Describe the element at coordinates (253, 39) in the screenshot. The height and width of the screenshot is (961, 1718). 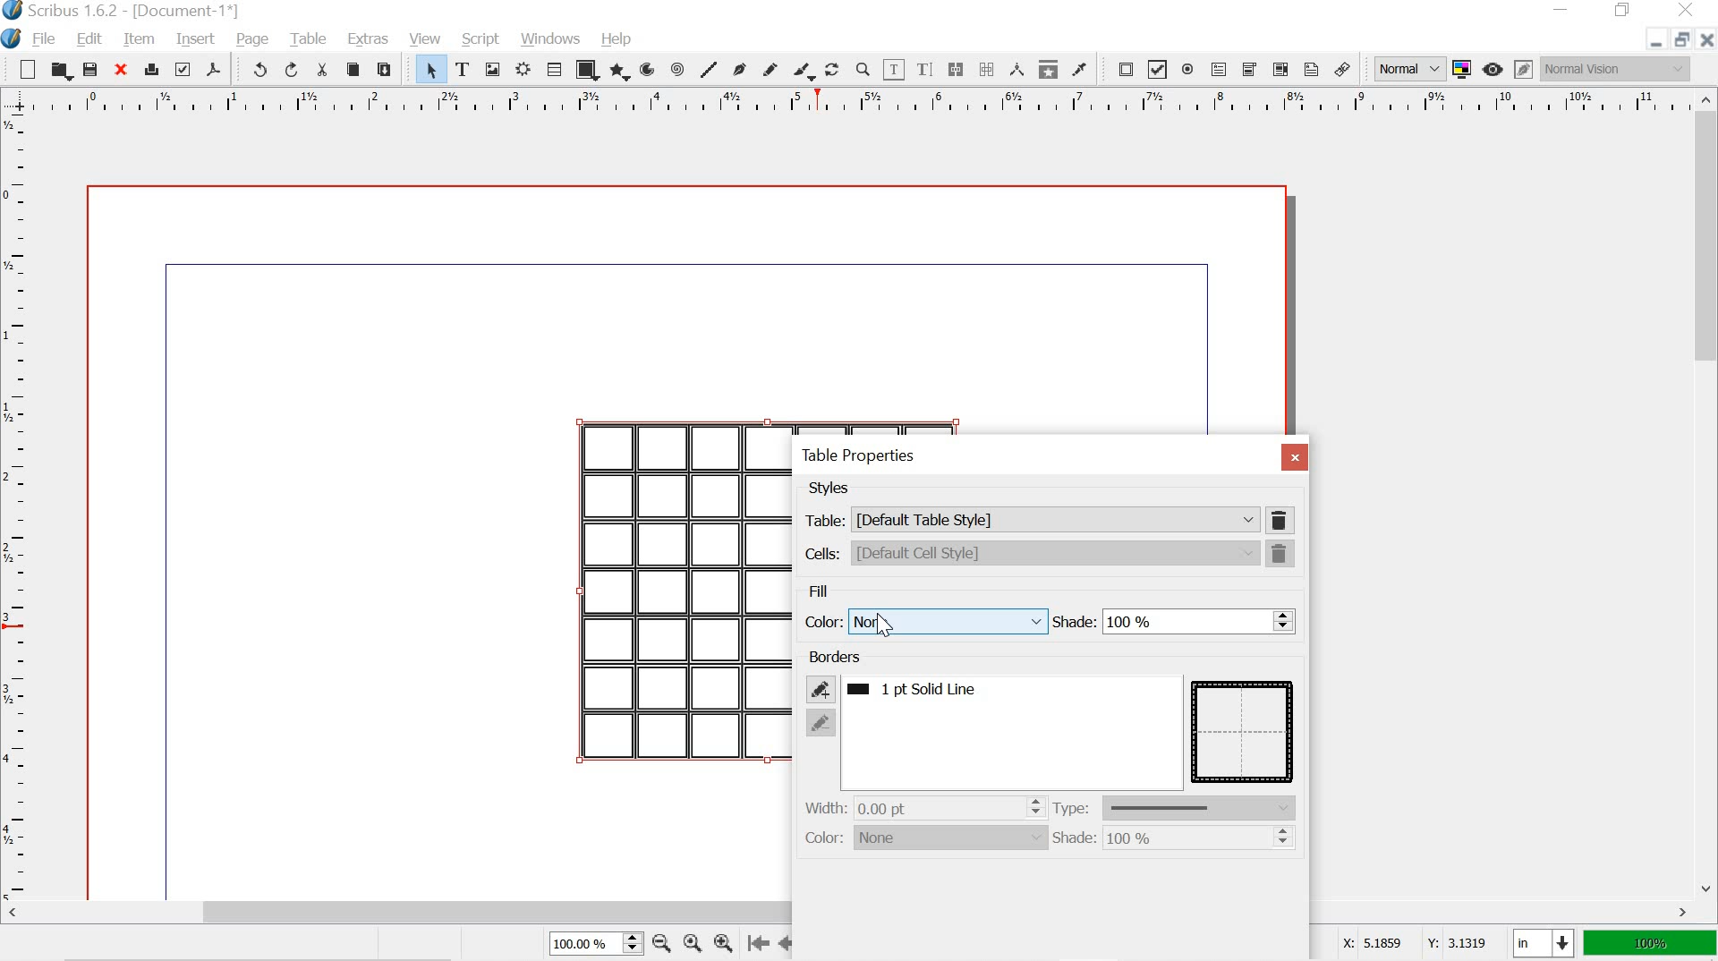
I see `page` at that location.